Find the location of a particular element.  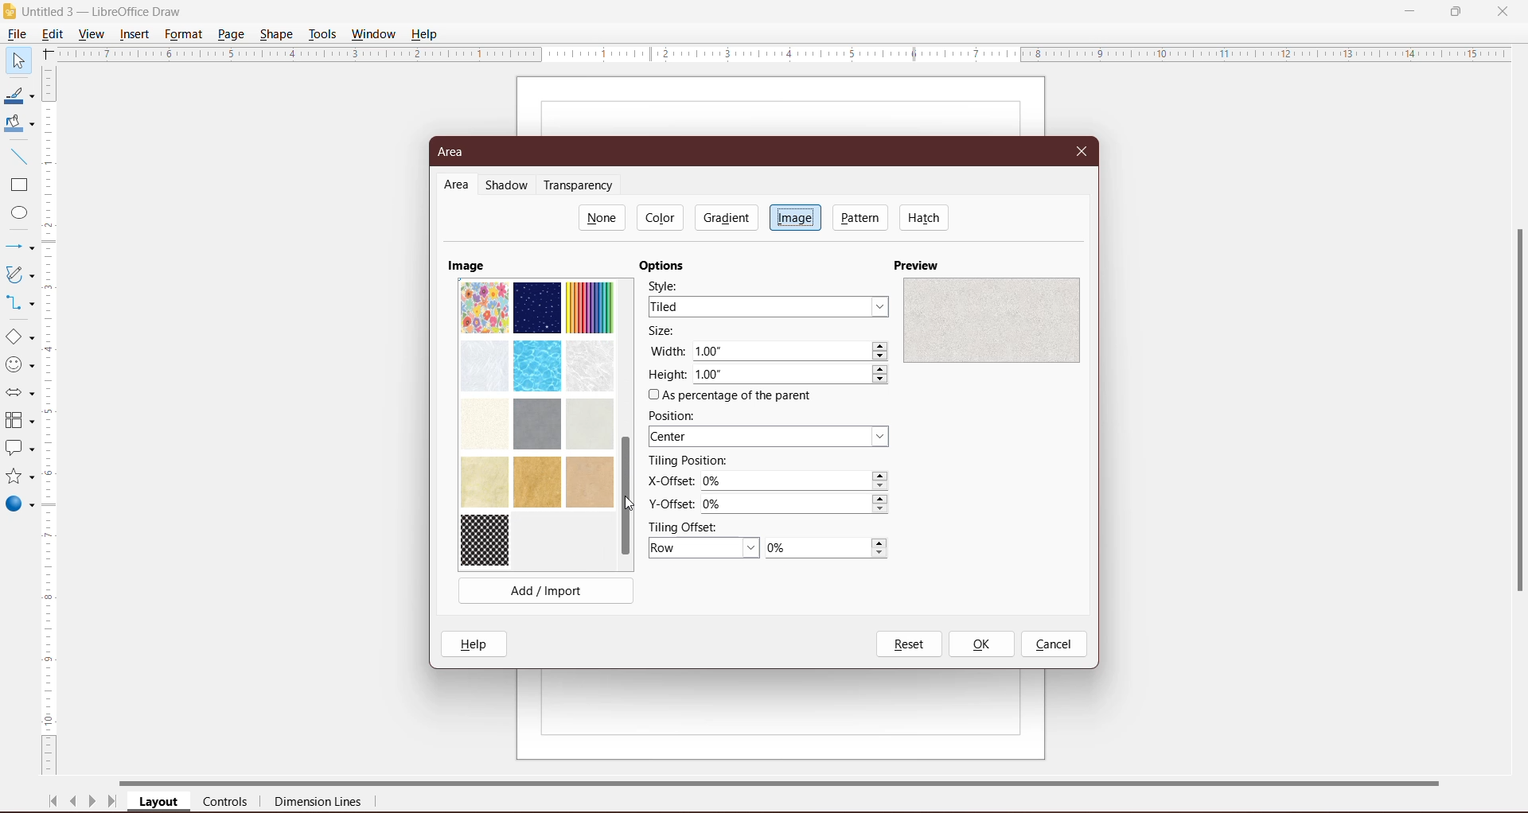

Controls is located at coordinates (230, 803).